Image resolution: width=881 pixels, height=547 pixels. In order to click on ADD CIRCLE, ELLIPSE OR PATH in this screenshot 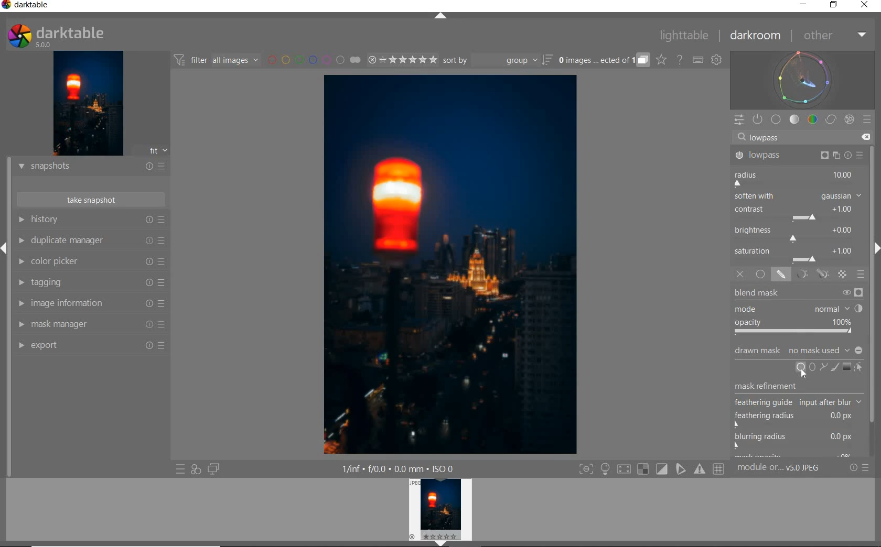, I will do `click(810, 366)`.